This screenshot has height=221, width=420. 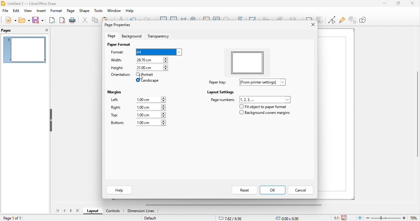 I want to click on toggle point edit mode, so click(x=331, y=20).